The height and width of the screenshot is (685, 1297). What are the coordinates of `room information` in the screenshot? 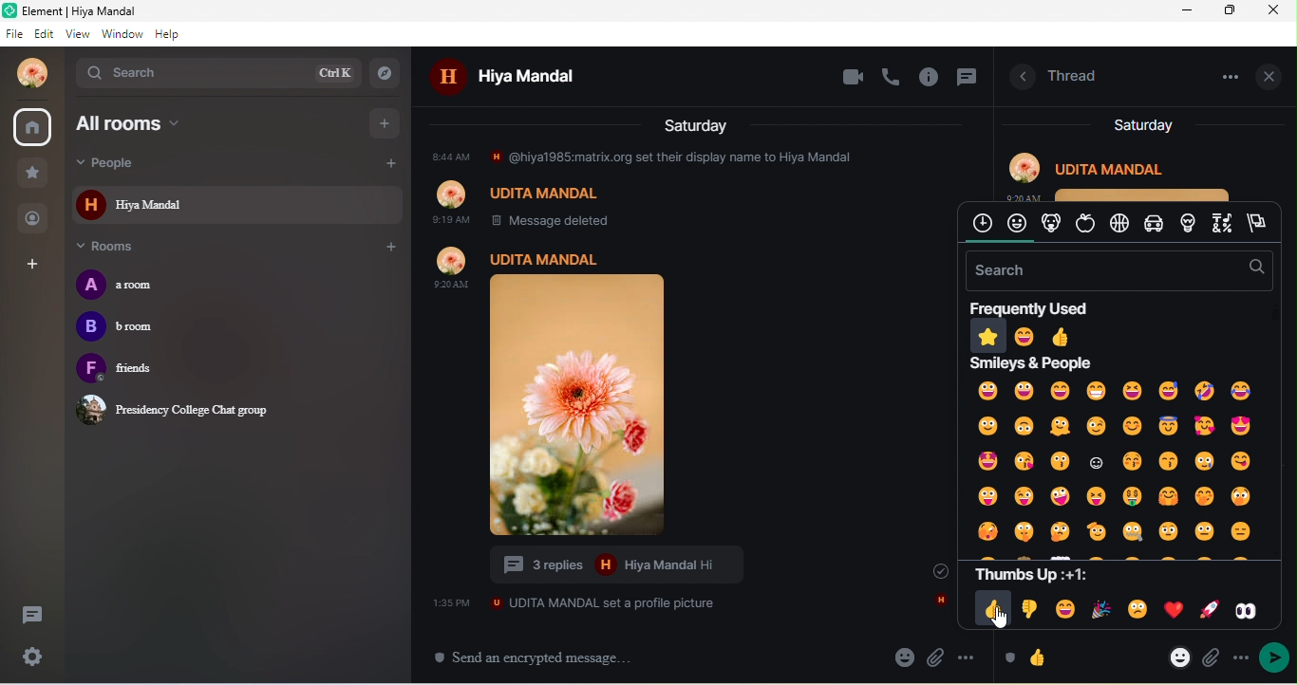 It's located at (1018, 78).